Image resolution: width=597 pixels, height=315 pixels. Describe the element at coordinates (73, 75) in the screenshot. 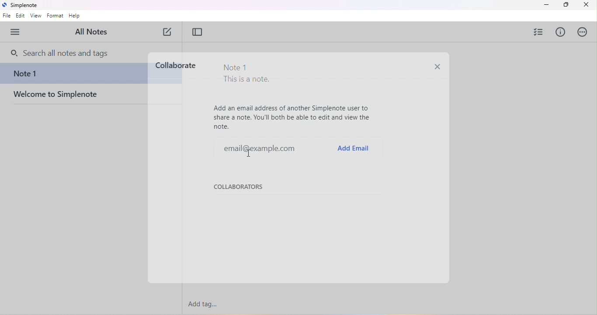

I see `note` at that location.